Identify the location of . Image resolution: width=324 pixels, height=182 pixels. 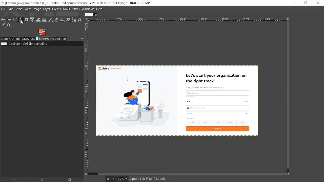
(99, 9).